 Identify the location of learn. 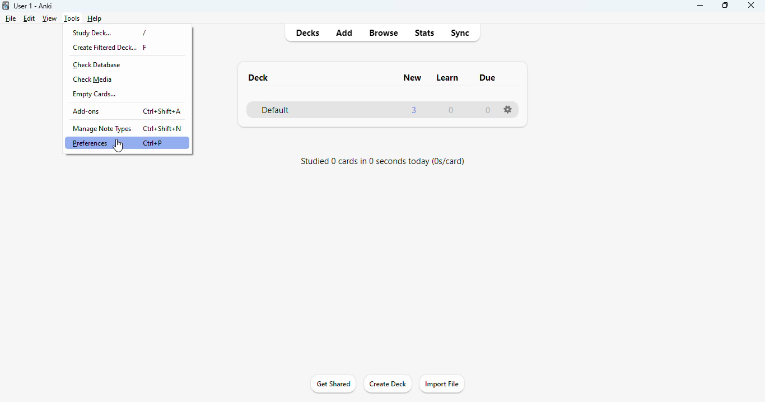
(448, 78).